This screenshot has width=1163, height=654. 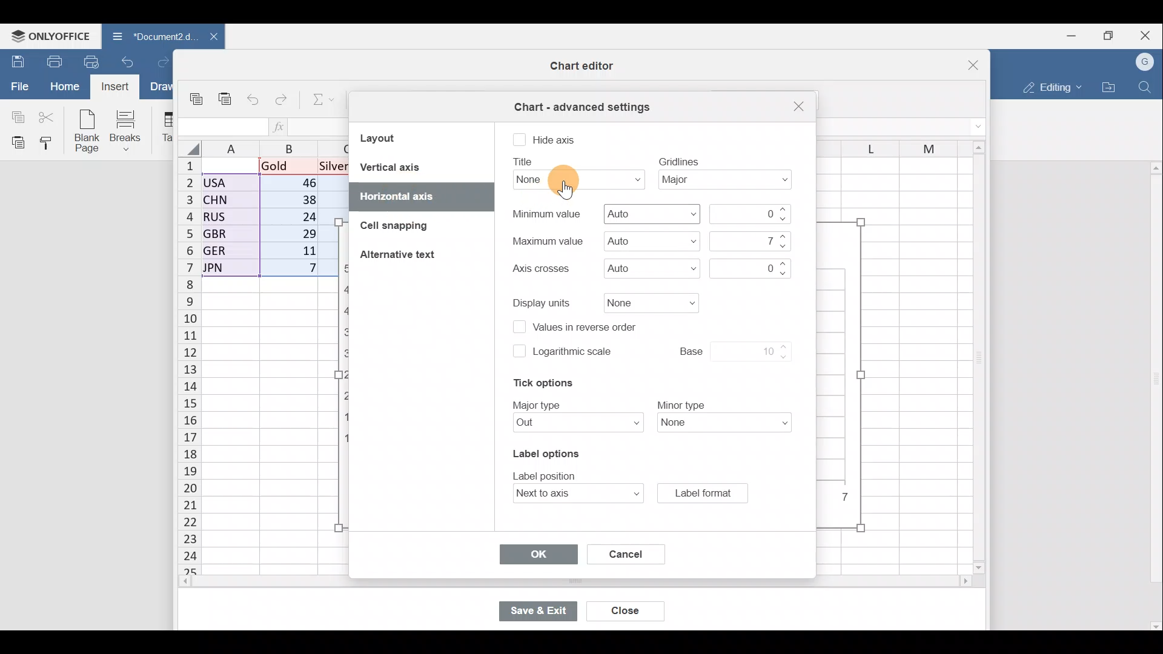 What do you see at coordinates (966, 61) in the screenshot?
I see `Close` at bounding box center [966, 61].